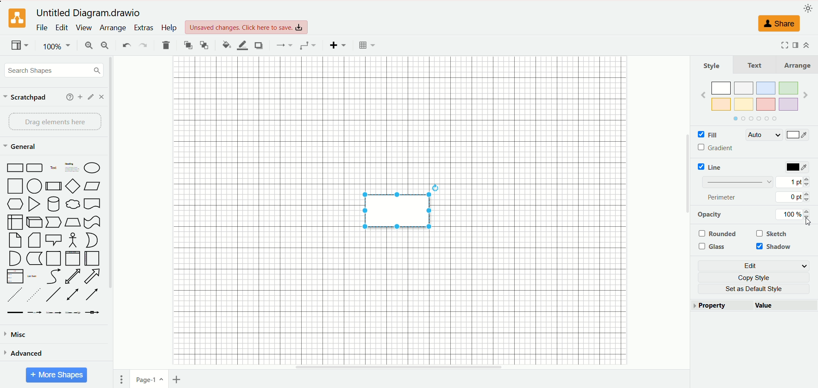 This screenshot has width=818, height=388. I want to click on fill, so click(707, 135).